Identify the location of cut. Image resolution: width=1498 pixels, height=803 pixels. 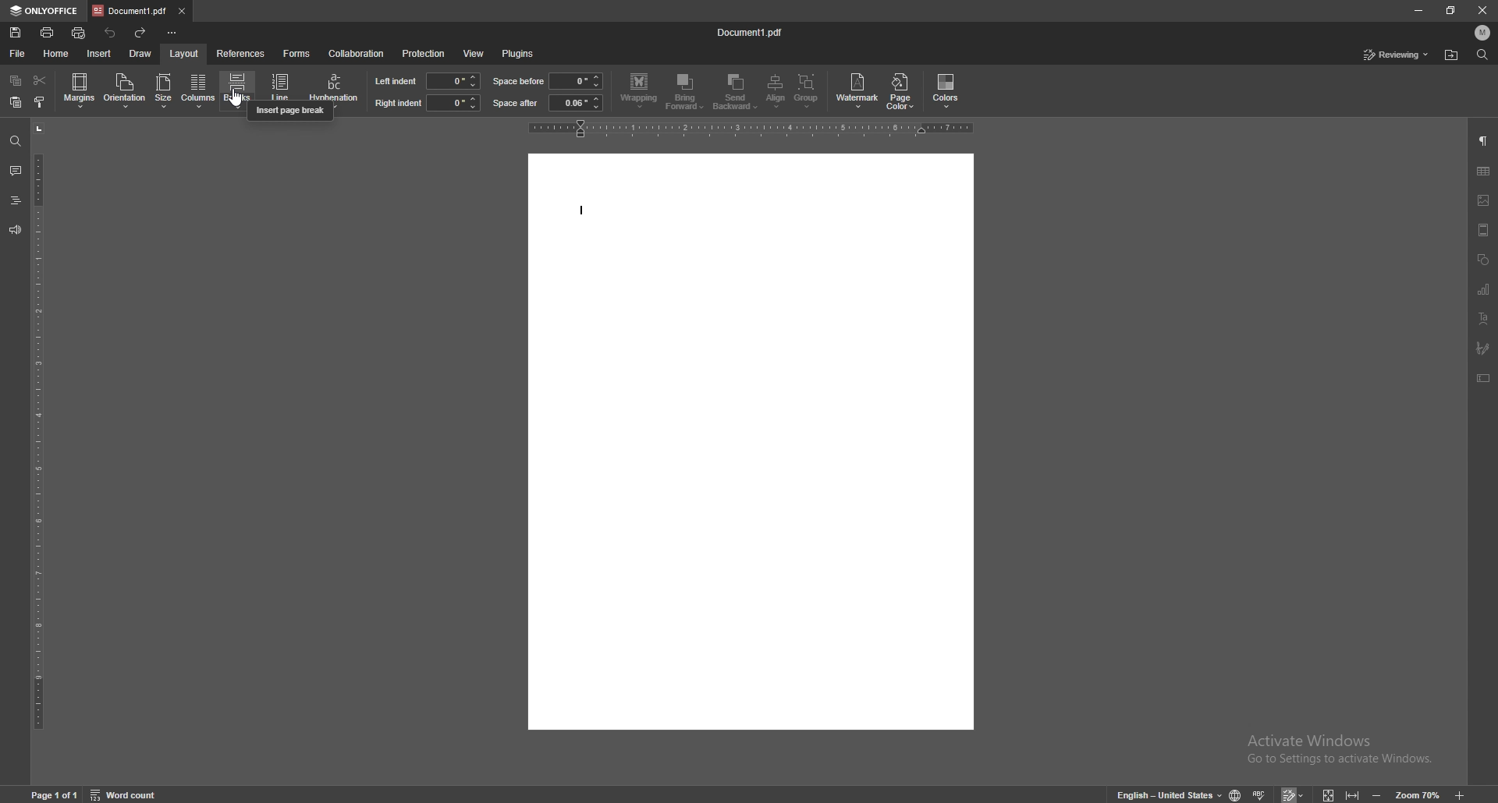
(40, 80).